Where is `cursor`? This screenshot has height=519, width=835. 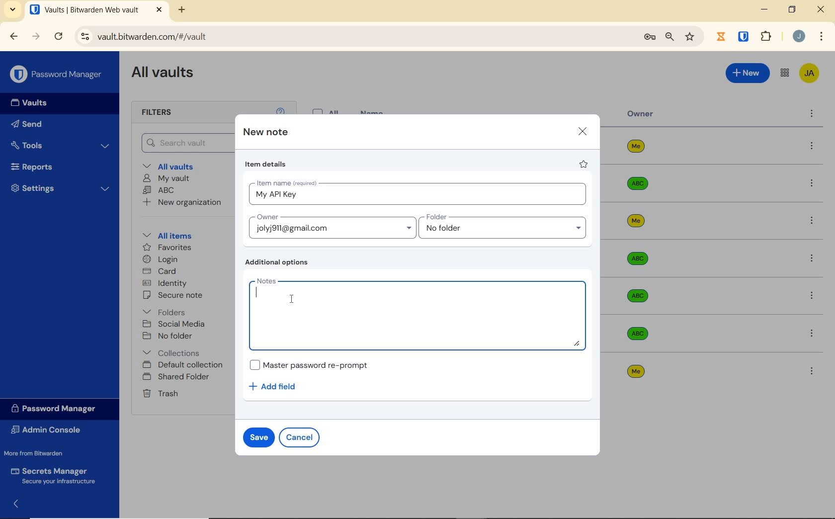
cursor is located at coordinates (292, 298).